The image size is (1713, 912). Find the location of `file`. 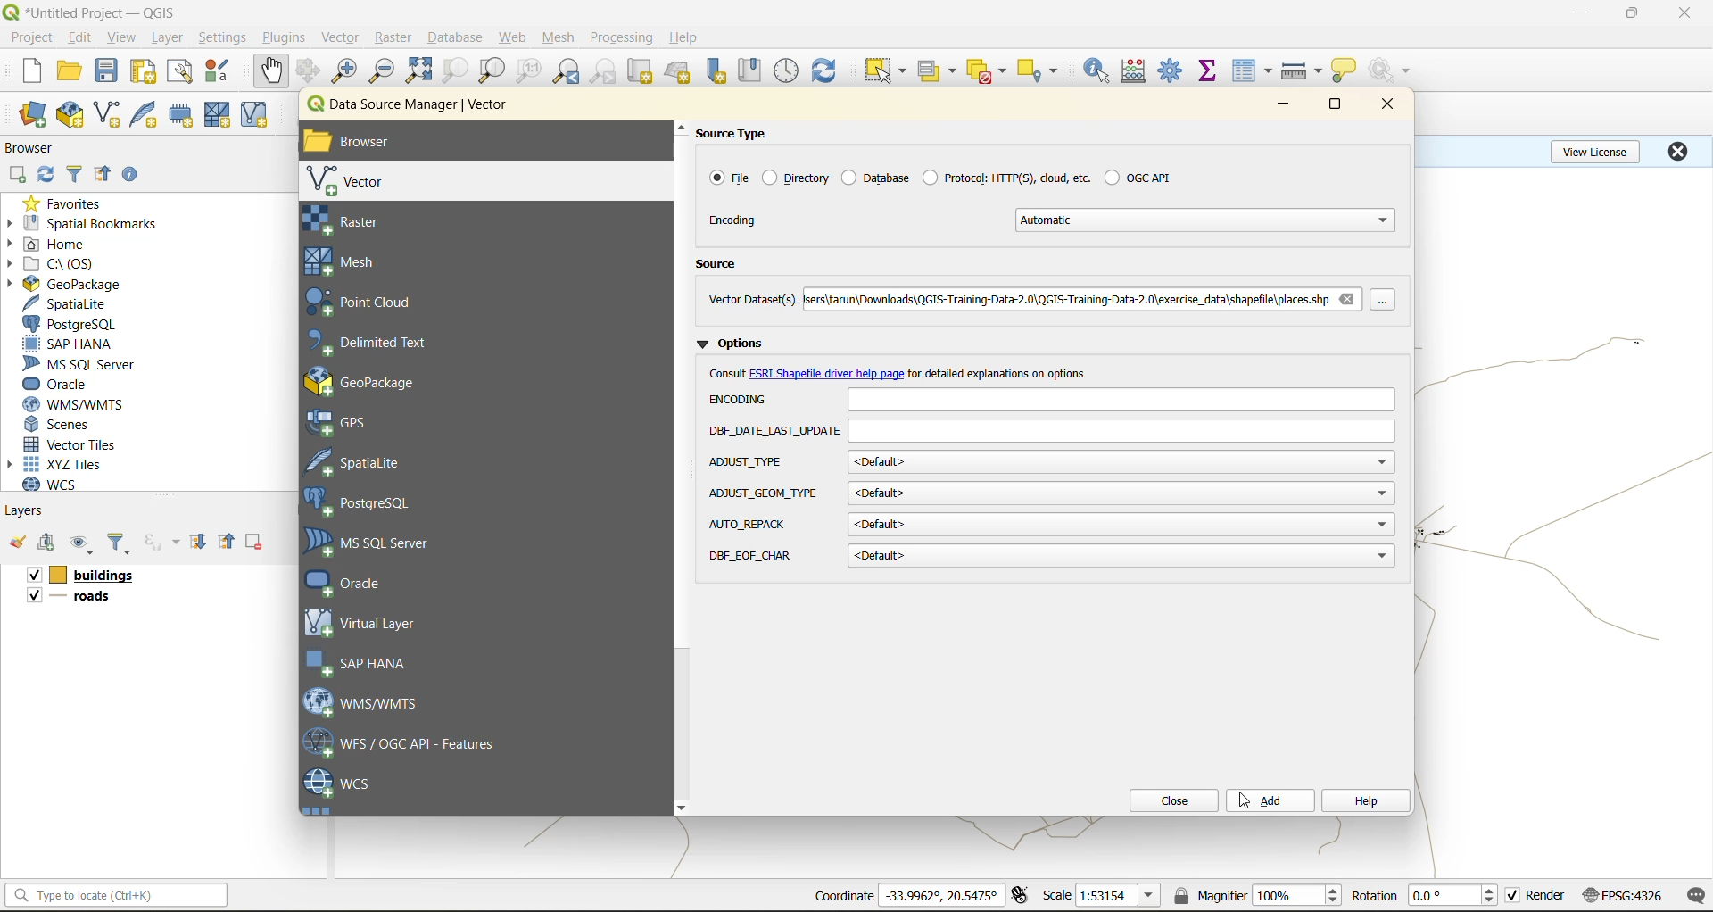

file is located at coordinates (727, 178).